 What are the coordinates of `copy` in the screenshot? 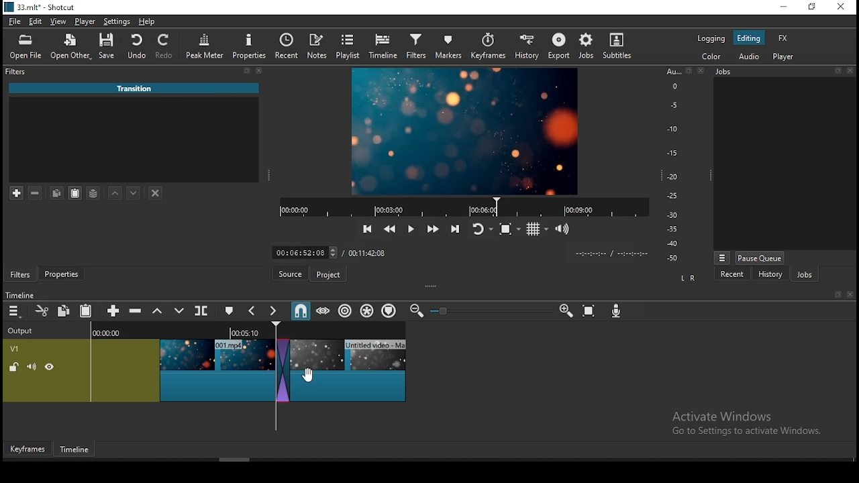 It's located at (64, 312).